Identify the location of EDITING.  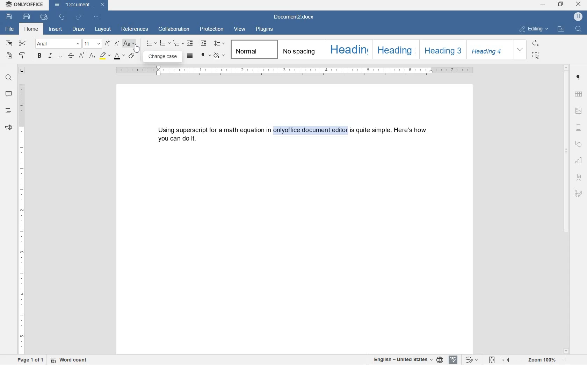
(535, 29).